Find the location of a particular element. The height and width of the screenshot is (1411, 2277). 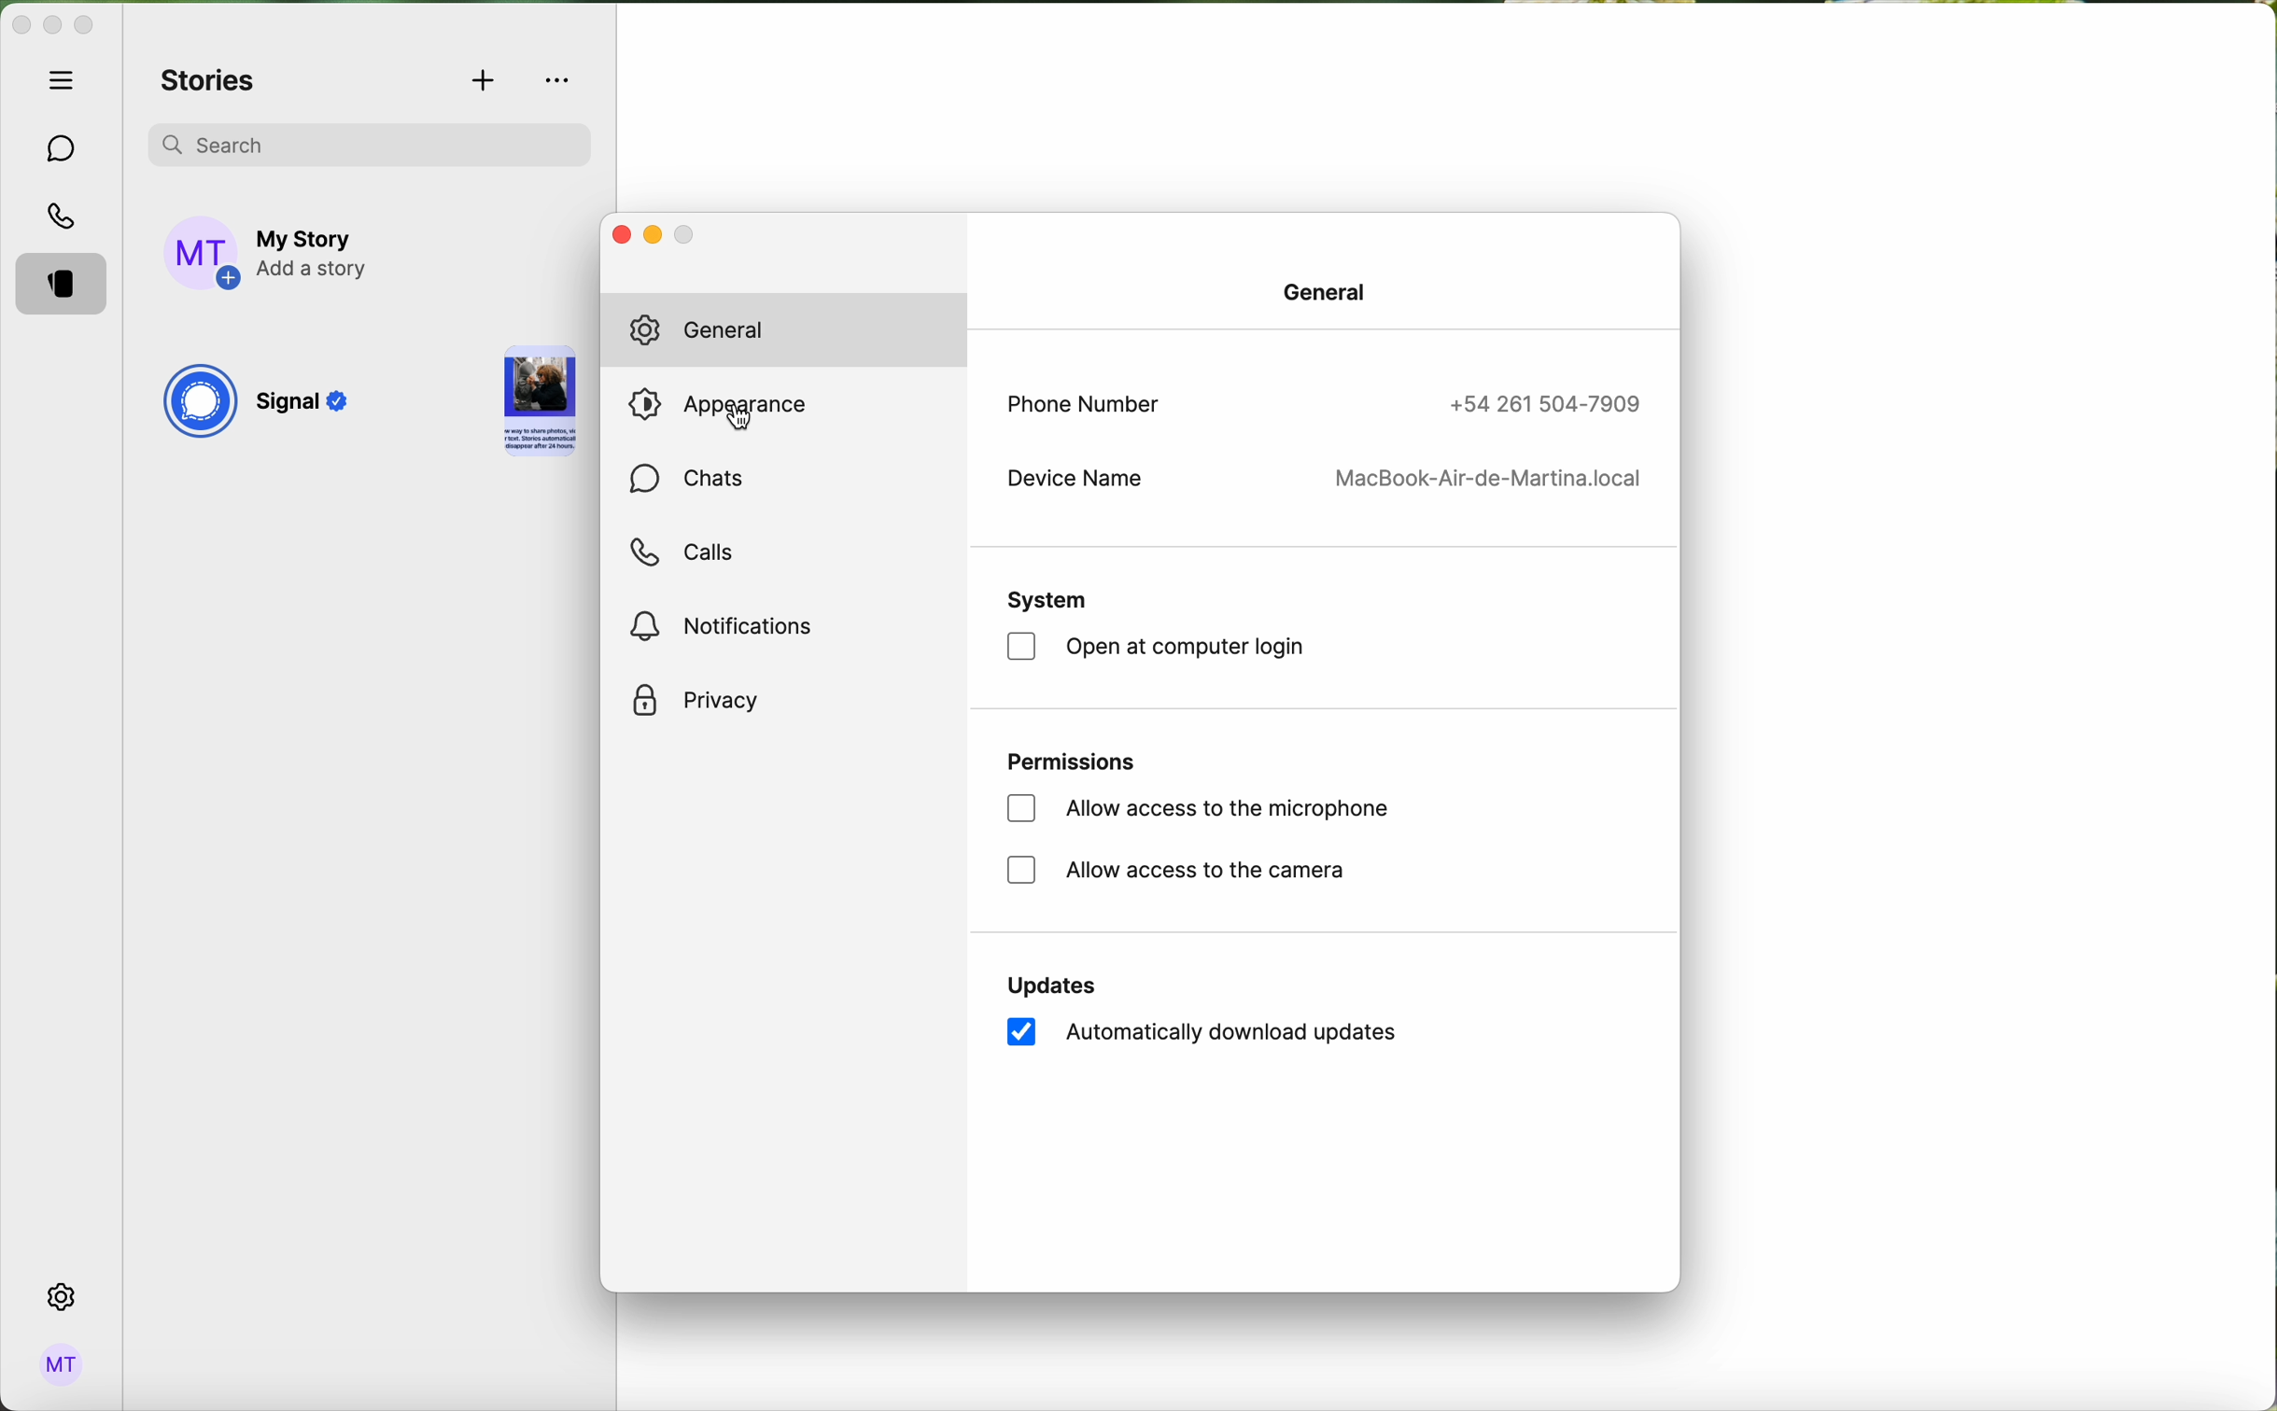

Signal is located at coordinates (307, 406).